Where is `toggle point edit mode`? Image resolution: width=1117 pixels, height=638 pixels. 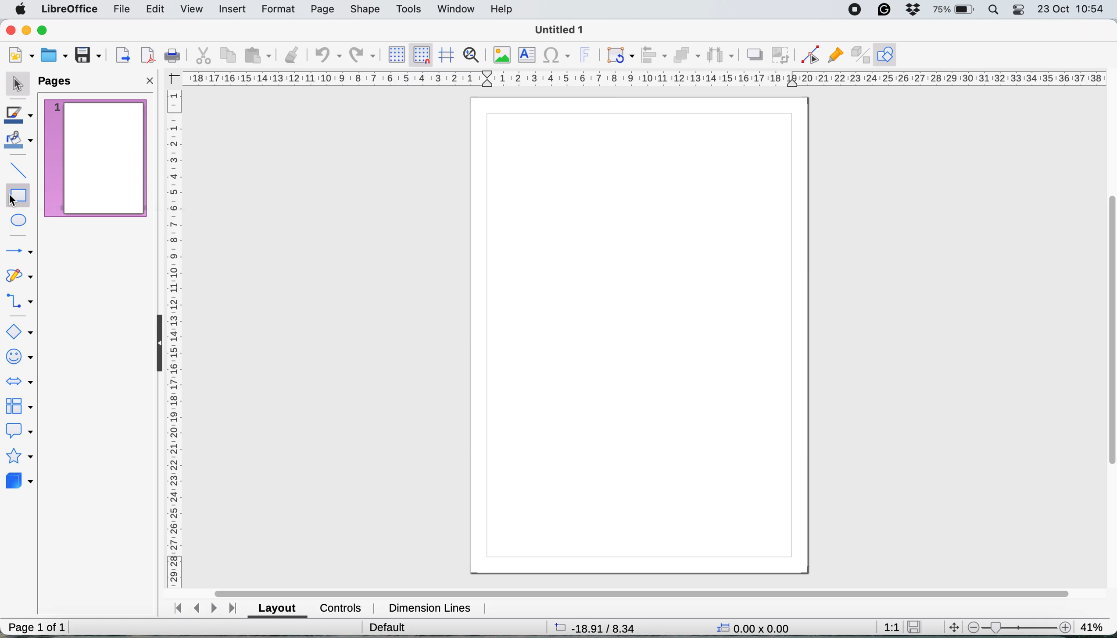
toggle point edit mode is located at coordinates (806, 56).